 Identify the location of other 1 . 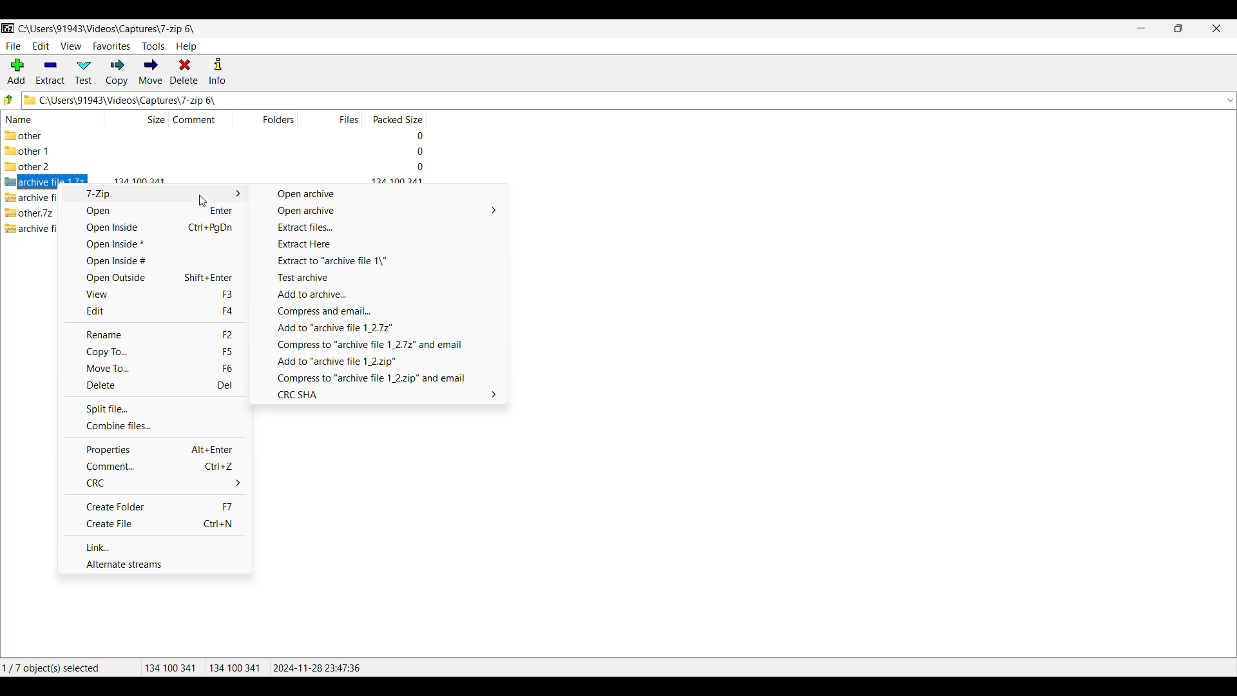
(33, 151).